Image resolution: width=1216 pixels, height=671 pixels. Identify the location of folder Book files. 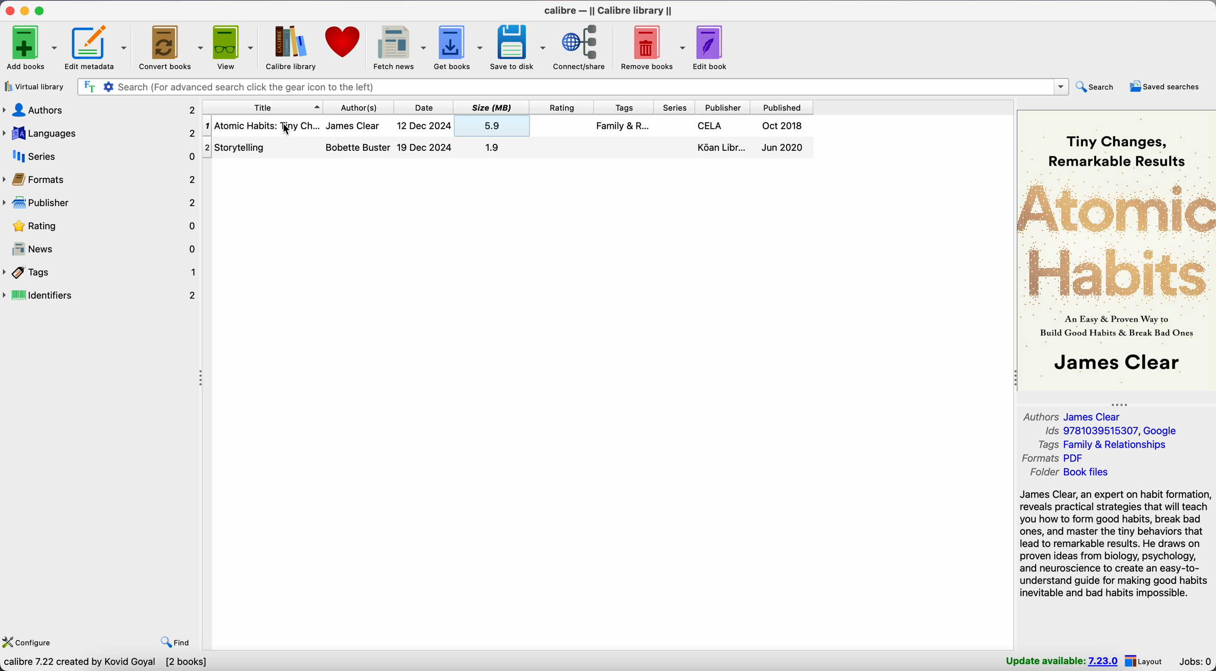
(1072, 472).